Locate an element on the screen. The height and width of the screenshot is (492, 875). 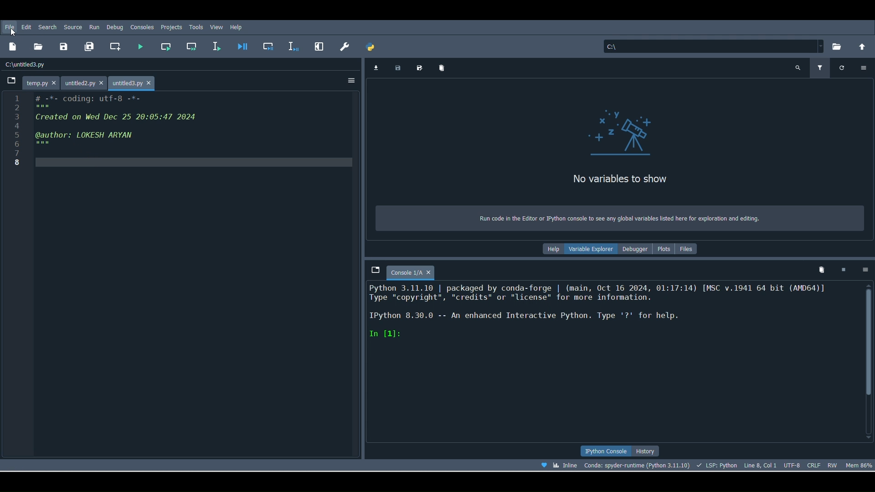
Run selection or current line (F9) is located at coordinates (220, 46).